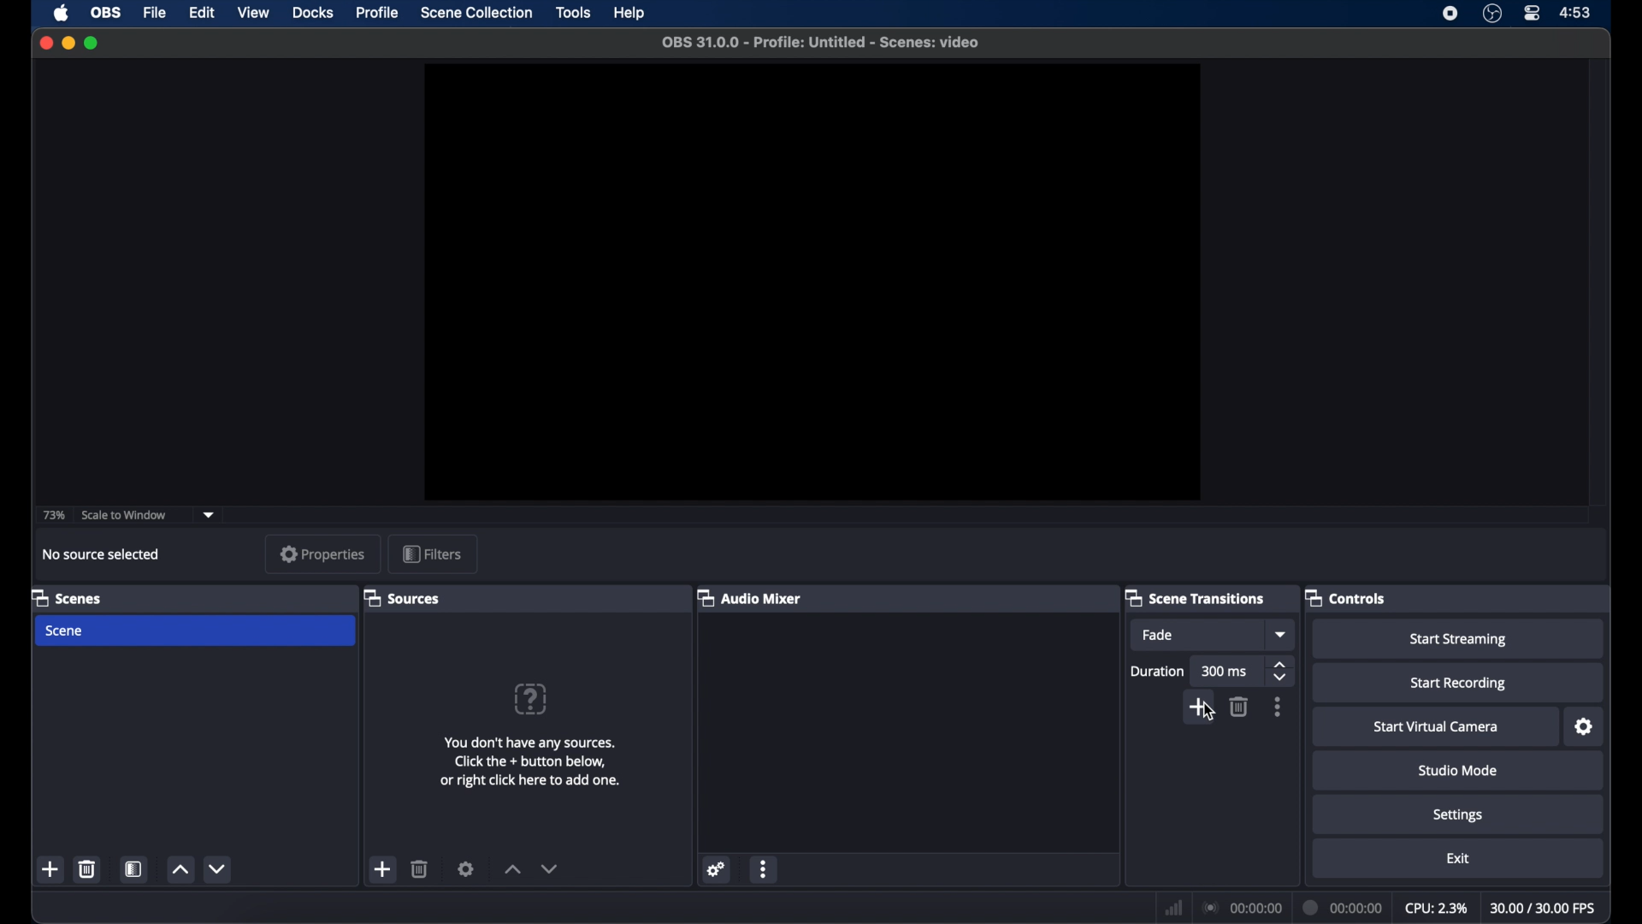 The height and width of the screenshot is (924, 1642). What do you see at coordinates (99, 554) in the screenshot?
I see `no source selected` at bounding box center [99, 554].